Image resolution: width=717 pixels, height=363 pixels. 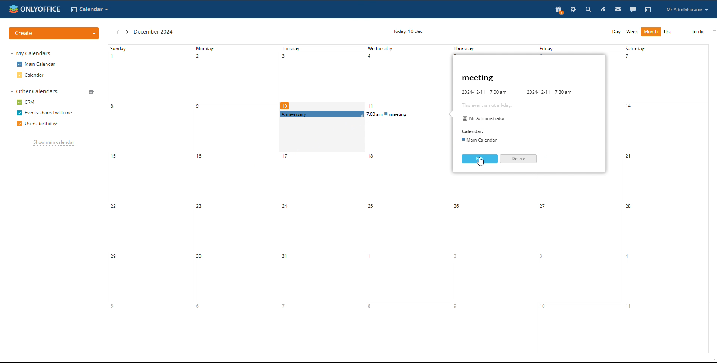 I want to click on calendar, so click(x=649, y=9).